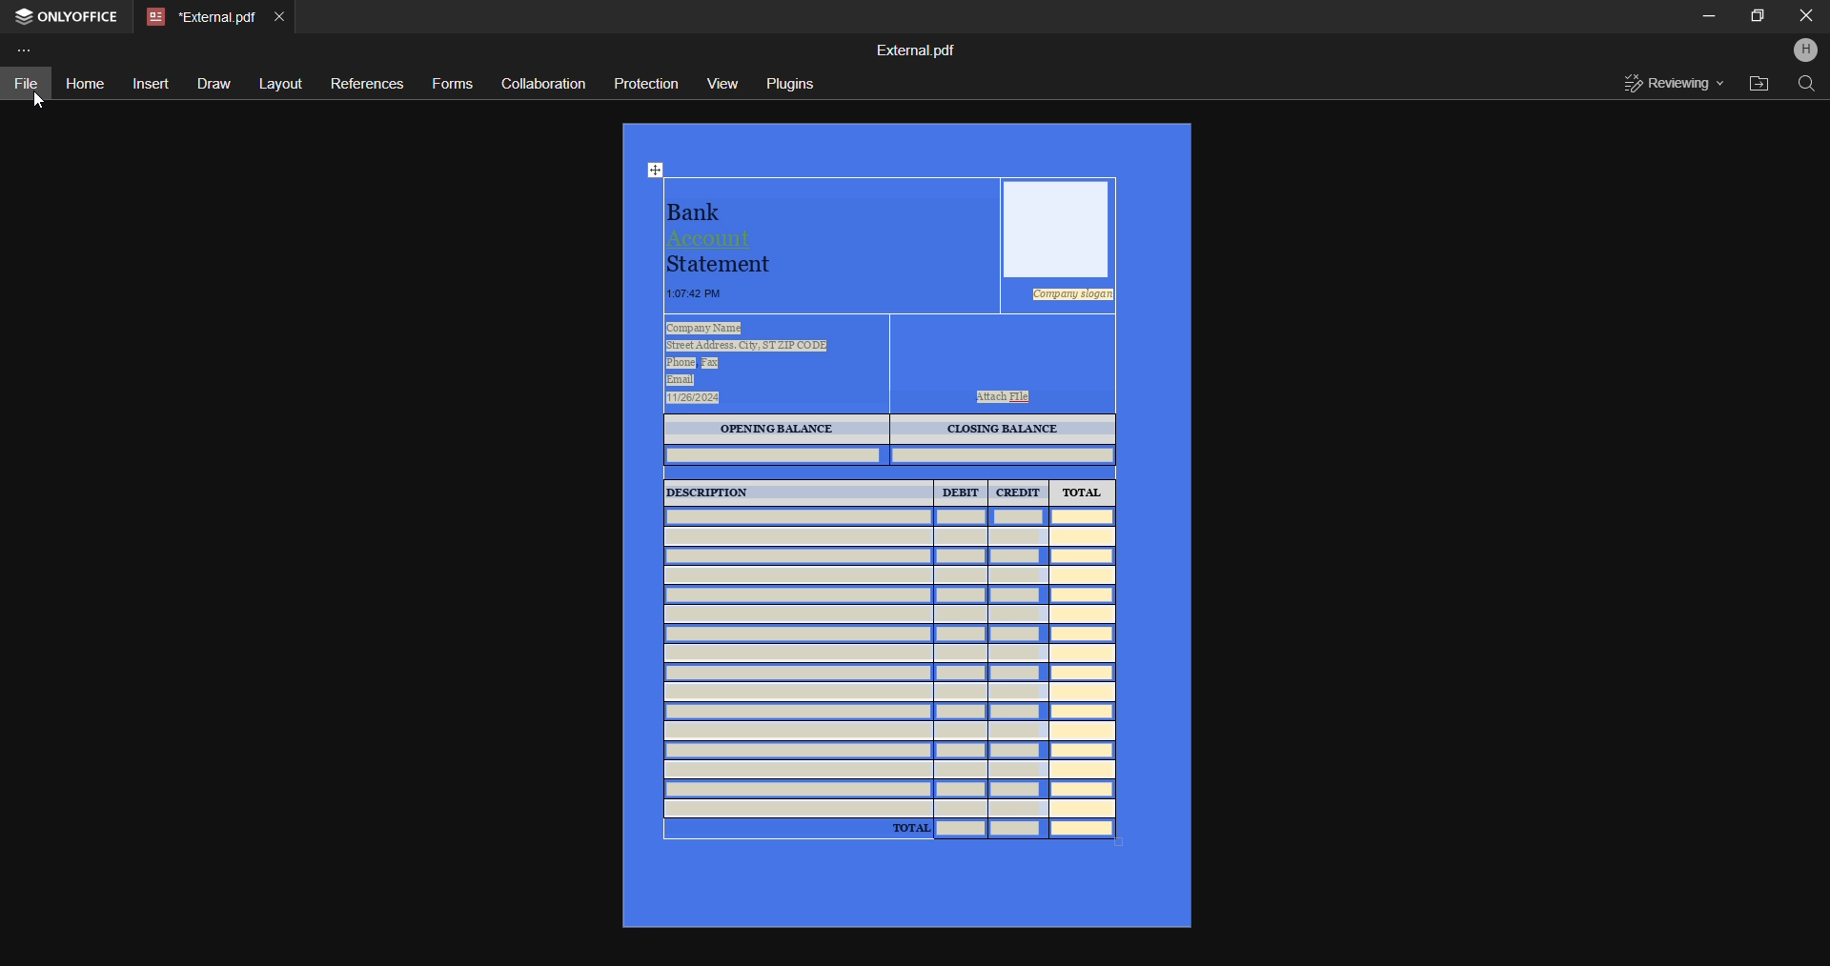  Describe the element at coordinates (720, 82) in the screenshot. I see `View` at that location.